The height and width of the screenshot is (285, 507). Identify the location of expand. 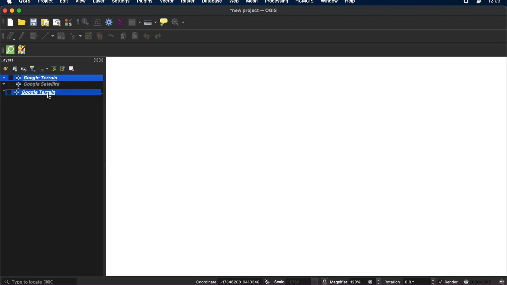
(95, 60).